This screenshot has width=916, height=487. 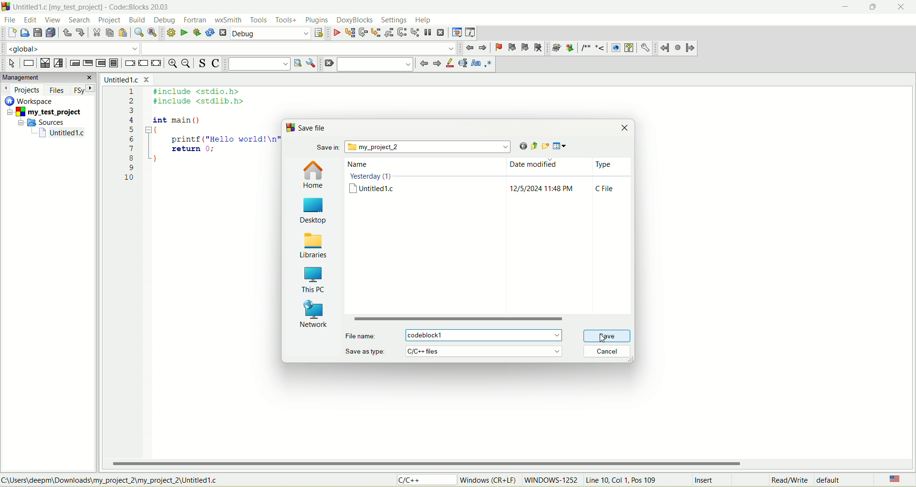 What do you see at coordinates (286, 20) in the screenshot?
I see `tools+` at bounding box center [286, 20].